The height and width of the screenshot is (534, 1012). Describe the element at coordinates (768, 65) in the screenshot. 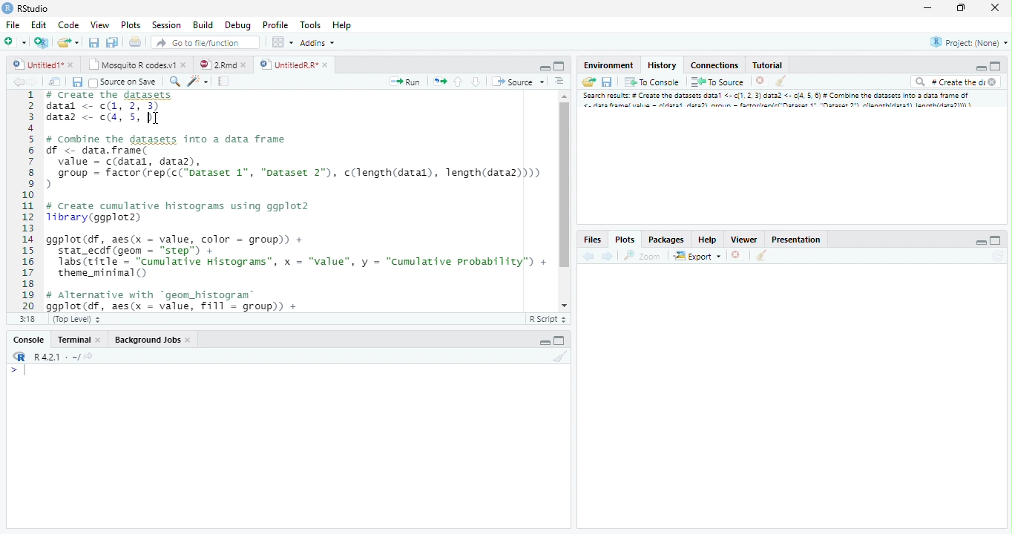

I see `Tutorial` at that location.